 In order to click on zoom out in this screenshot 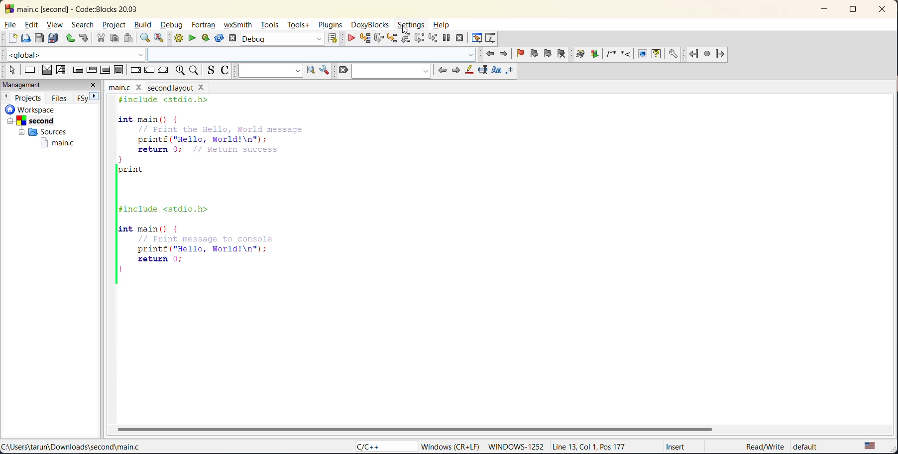, I will do `click(197, 70)`.